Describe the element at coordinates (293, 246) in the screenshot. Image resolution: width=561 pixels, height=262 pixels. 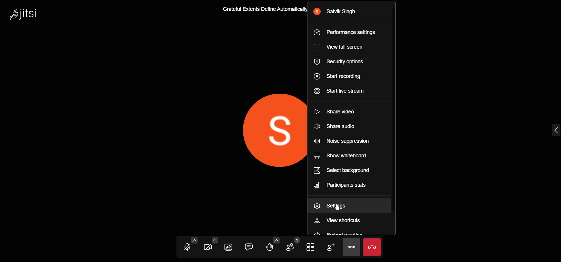
I see `participants` at that location.